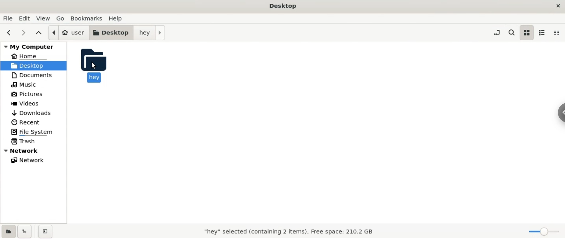 Image resolution: width=565 pixels, height=239 pixels. Describe the element at coordinates (115, 18) in the screenshot. I see `help` at that location.